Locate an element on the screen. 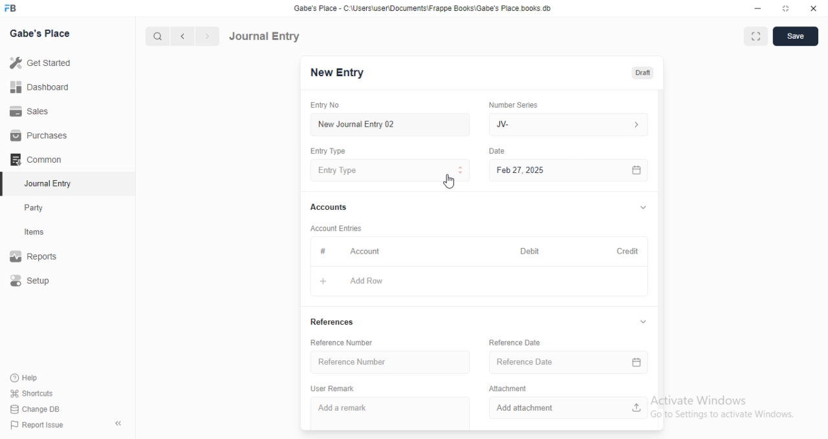  Minimize is located at coordinates (758, 8).